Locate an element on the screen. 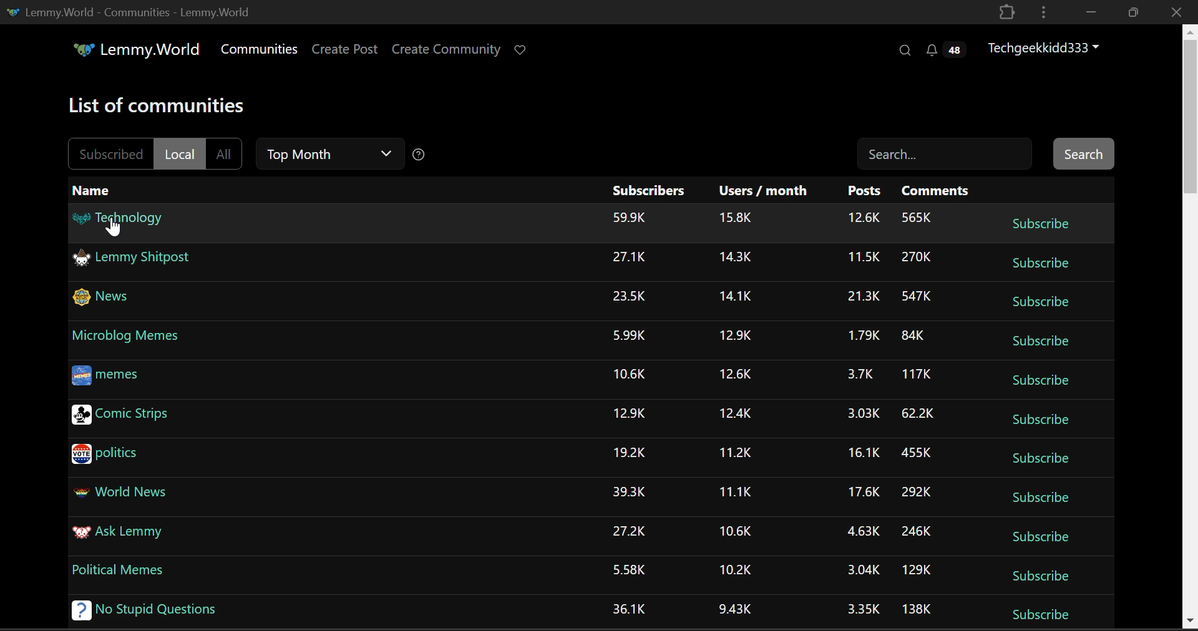 This screenshot has height=631, width=1198. Amount is located at coordinates (735, 494).